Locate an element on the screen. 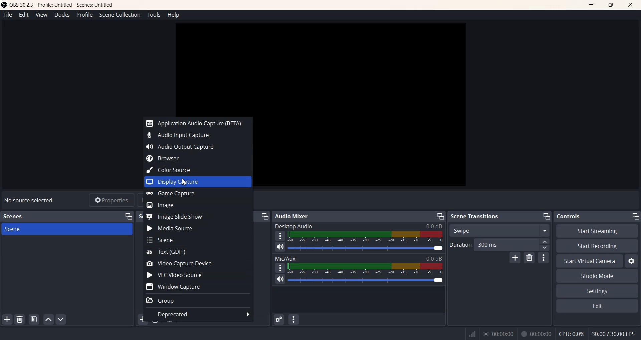 The image size is (641, 340). Move scene Up is located at coordinates (48, 320).